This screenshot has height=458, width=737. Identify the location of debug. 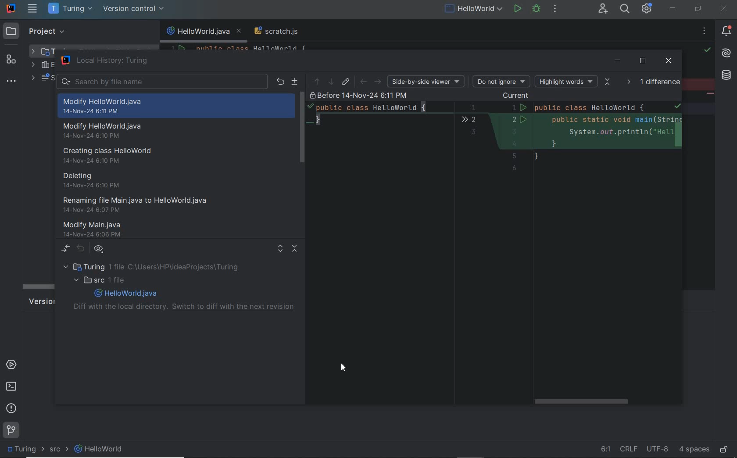
(536, 10).